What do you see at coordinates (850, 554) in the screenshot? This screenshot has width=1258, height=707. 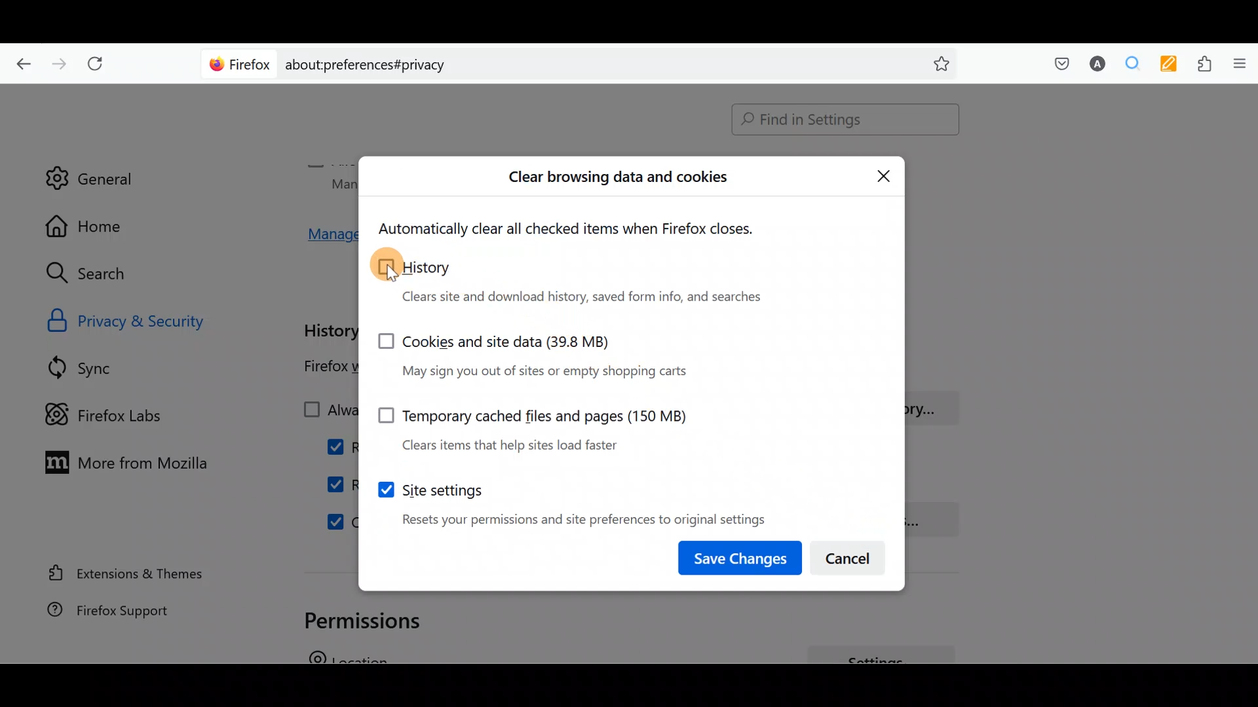 I see `Cancel` at bounding box center [850, 554].